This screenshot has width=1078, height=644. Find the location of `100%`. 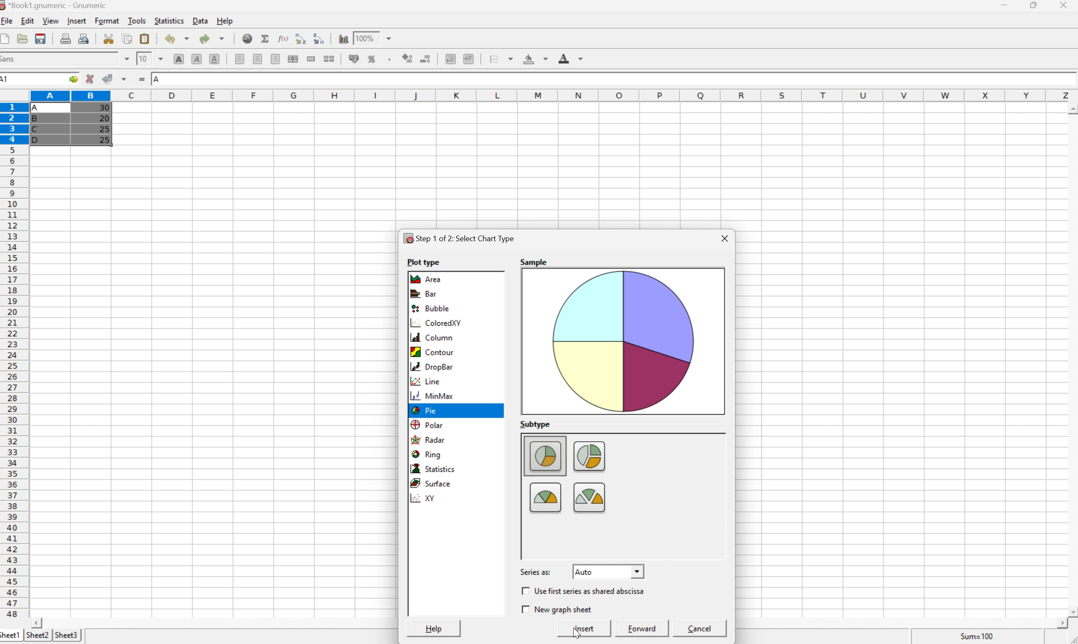

100% is located at coordinates (364, 38).